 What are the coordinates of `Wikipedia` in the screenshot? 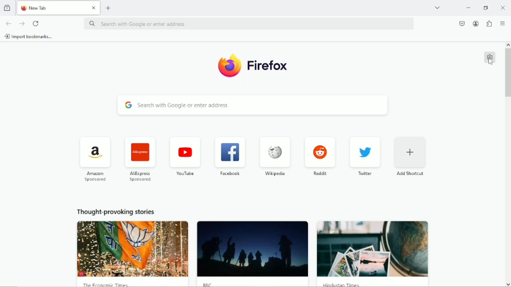 It's located at (274, 156).